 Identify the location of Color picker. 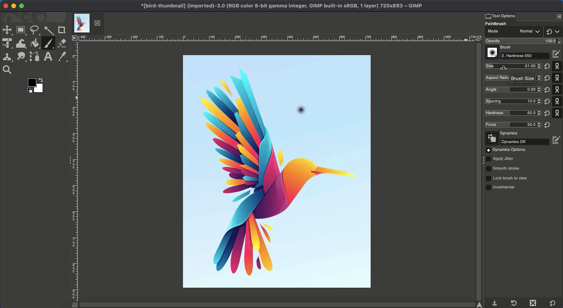
(61, 57).